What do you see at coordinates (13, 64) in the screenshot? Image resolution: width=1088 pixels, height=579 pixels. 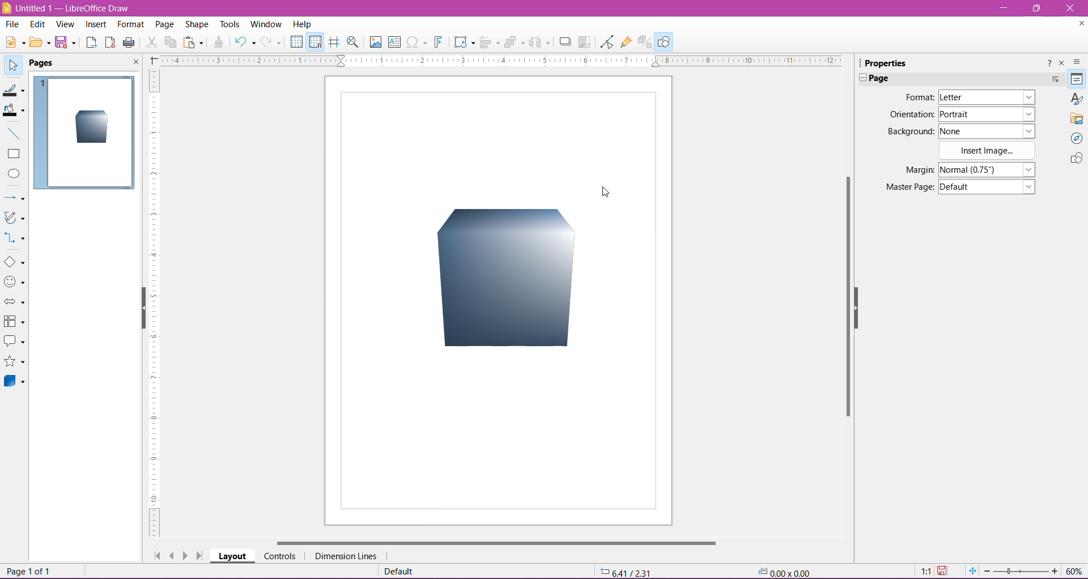 I see `Select Item` at bounding box center [13, 64].